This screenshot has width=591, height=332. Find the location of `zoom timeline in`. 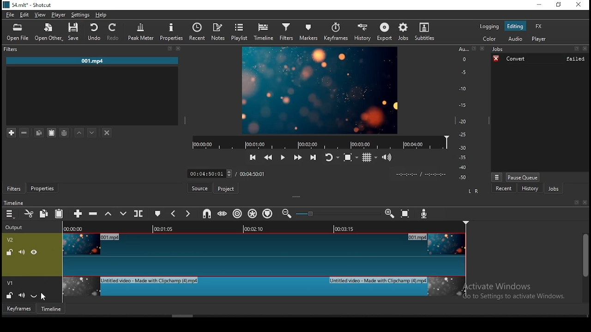

zoom timeline in is located at coordinates (286, 214).